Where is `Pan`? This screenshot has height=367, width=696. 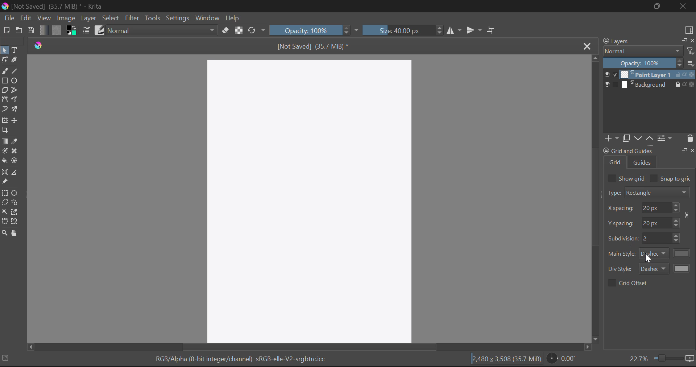 Pan is located at coordinates (16, 233).